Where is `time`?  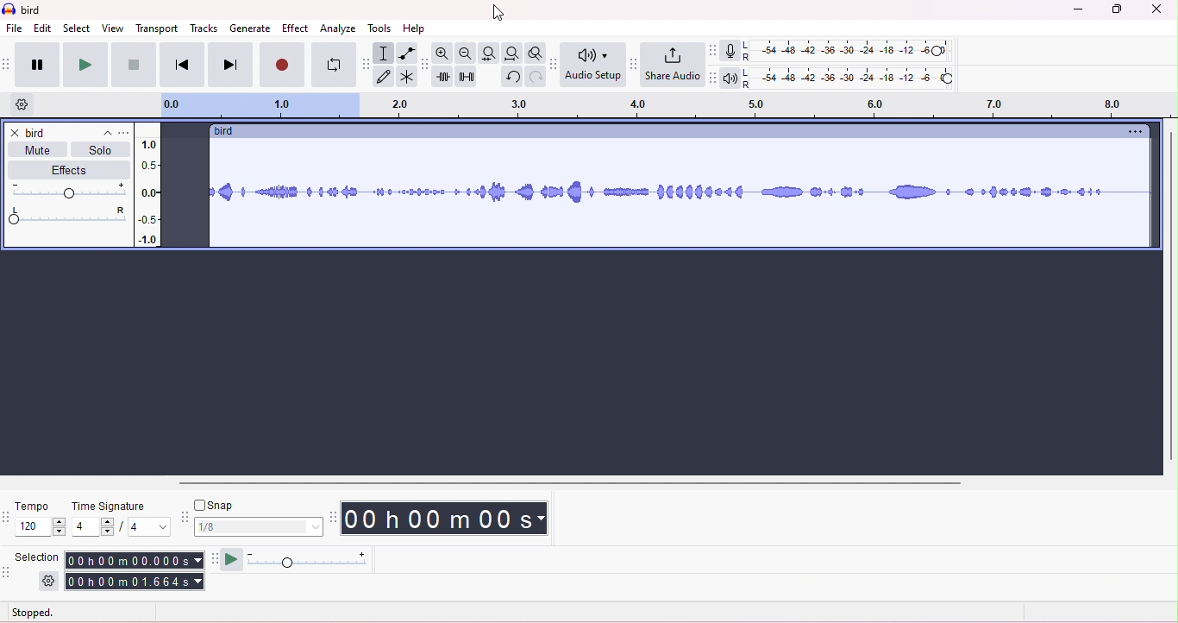
time is located at coordinates (451, 518).